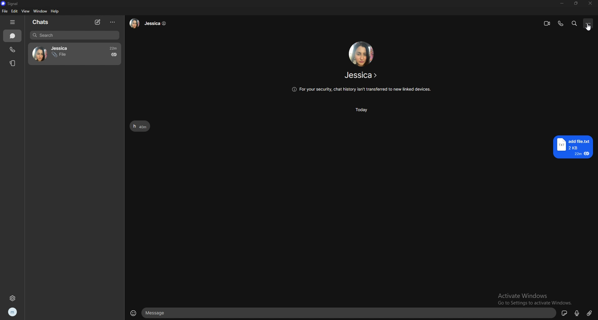 The image size is (598, 320). Describe the element at coordinates (362, 89) in the screenshot. I see `(@ For your security, chat history isn't transferred to new linked devices.` at that location.